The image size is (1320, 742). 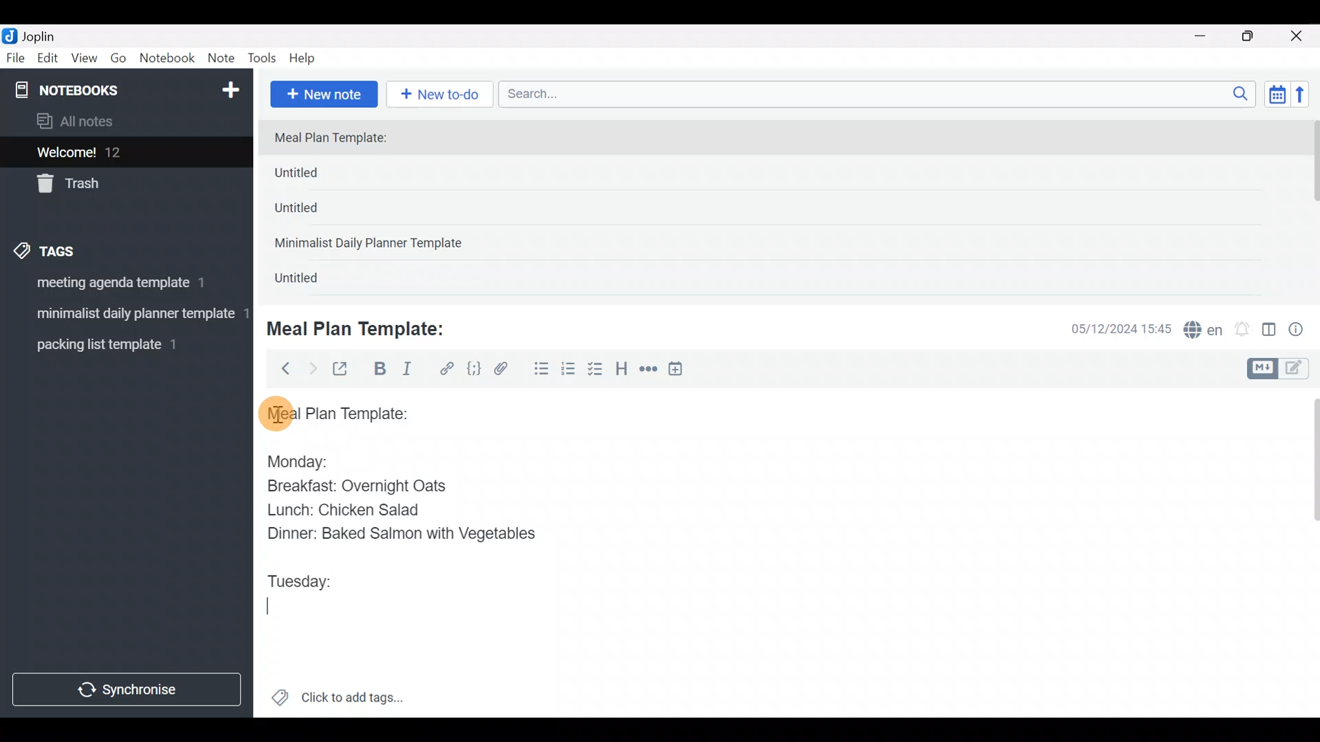 What do you see at coordinates (319, 176) in the screenshot?
I see `Untitled` at bounding box center [319, 176].